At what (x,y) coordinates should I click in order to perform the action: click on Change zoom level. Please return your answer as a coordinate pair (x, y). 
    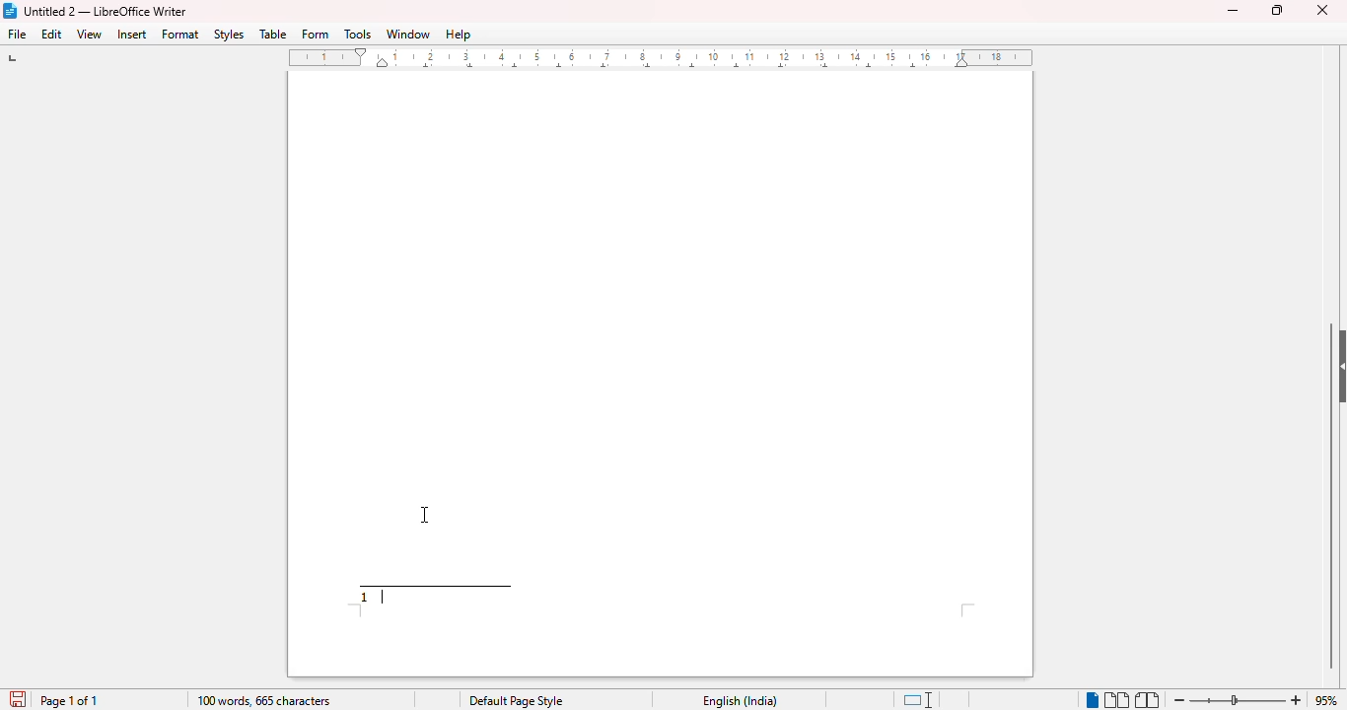
    Looking at the image, I should click on (1240, 697).